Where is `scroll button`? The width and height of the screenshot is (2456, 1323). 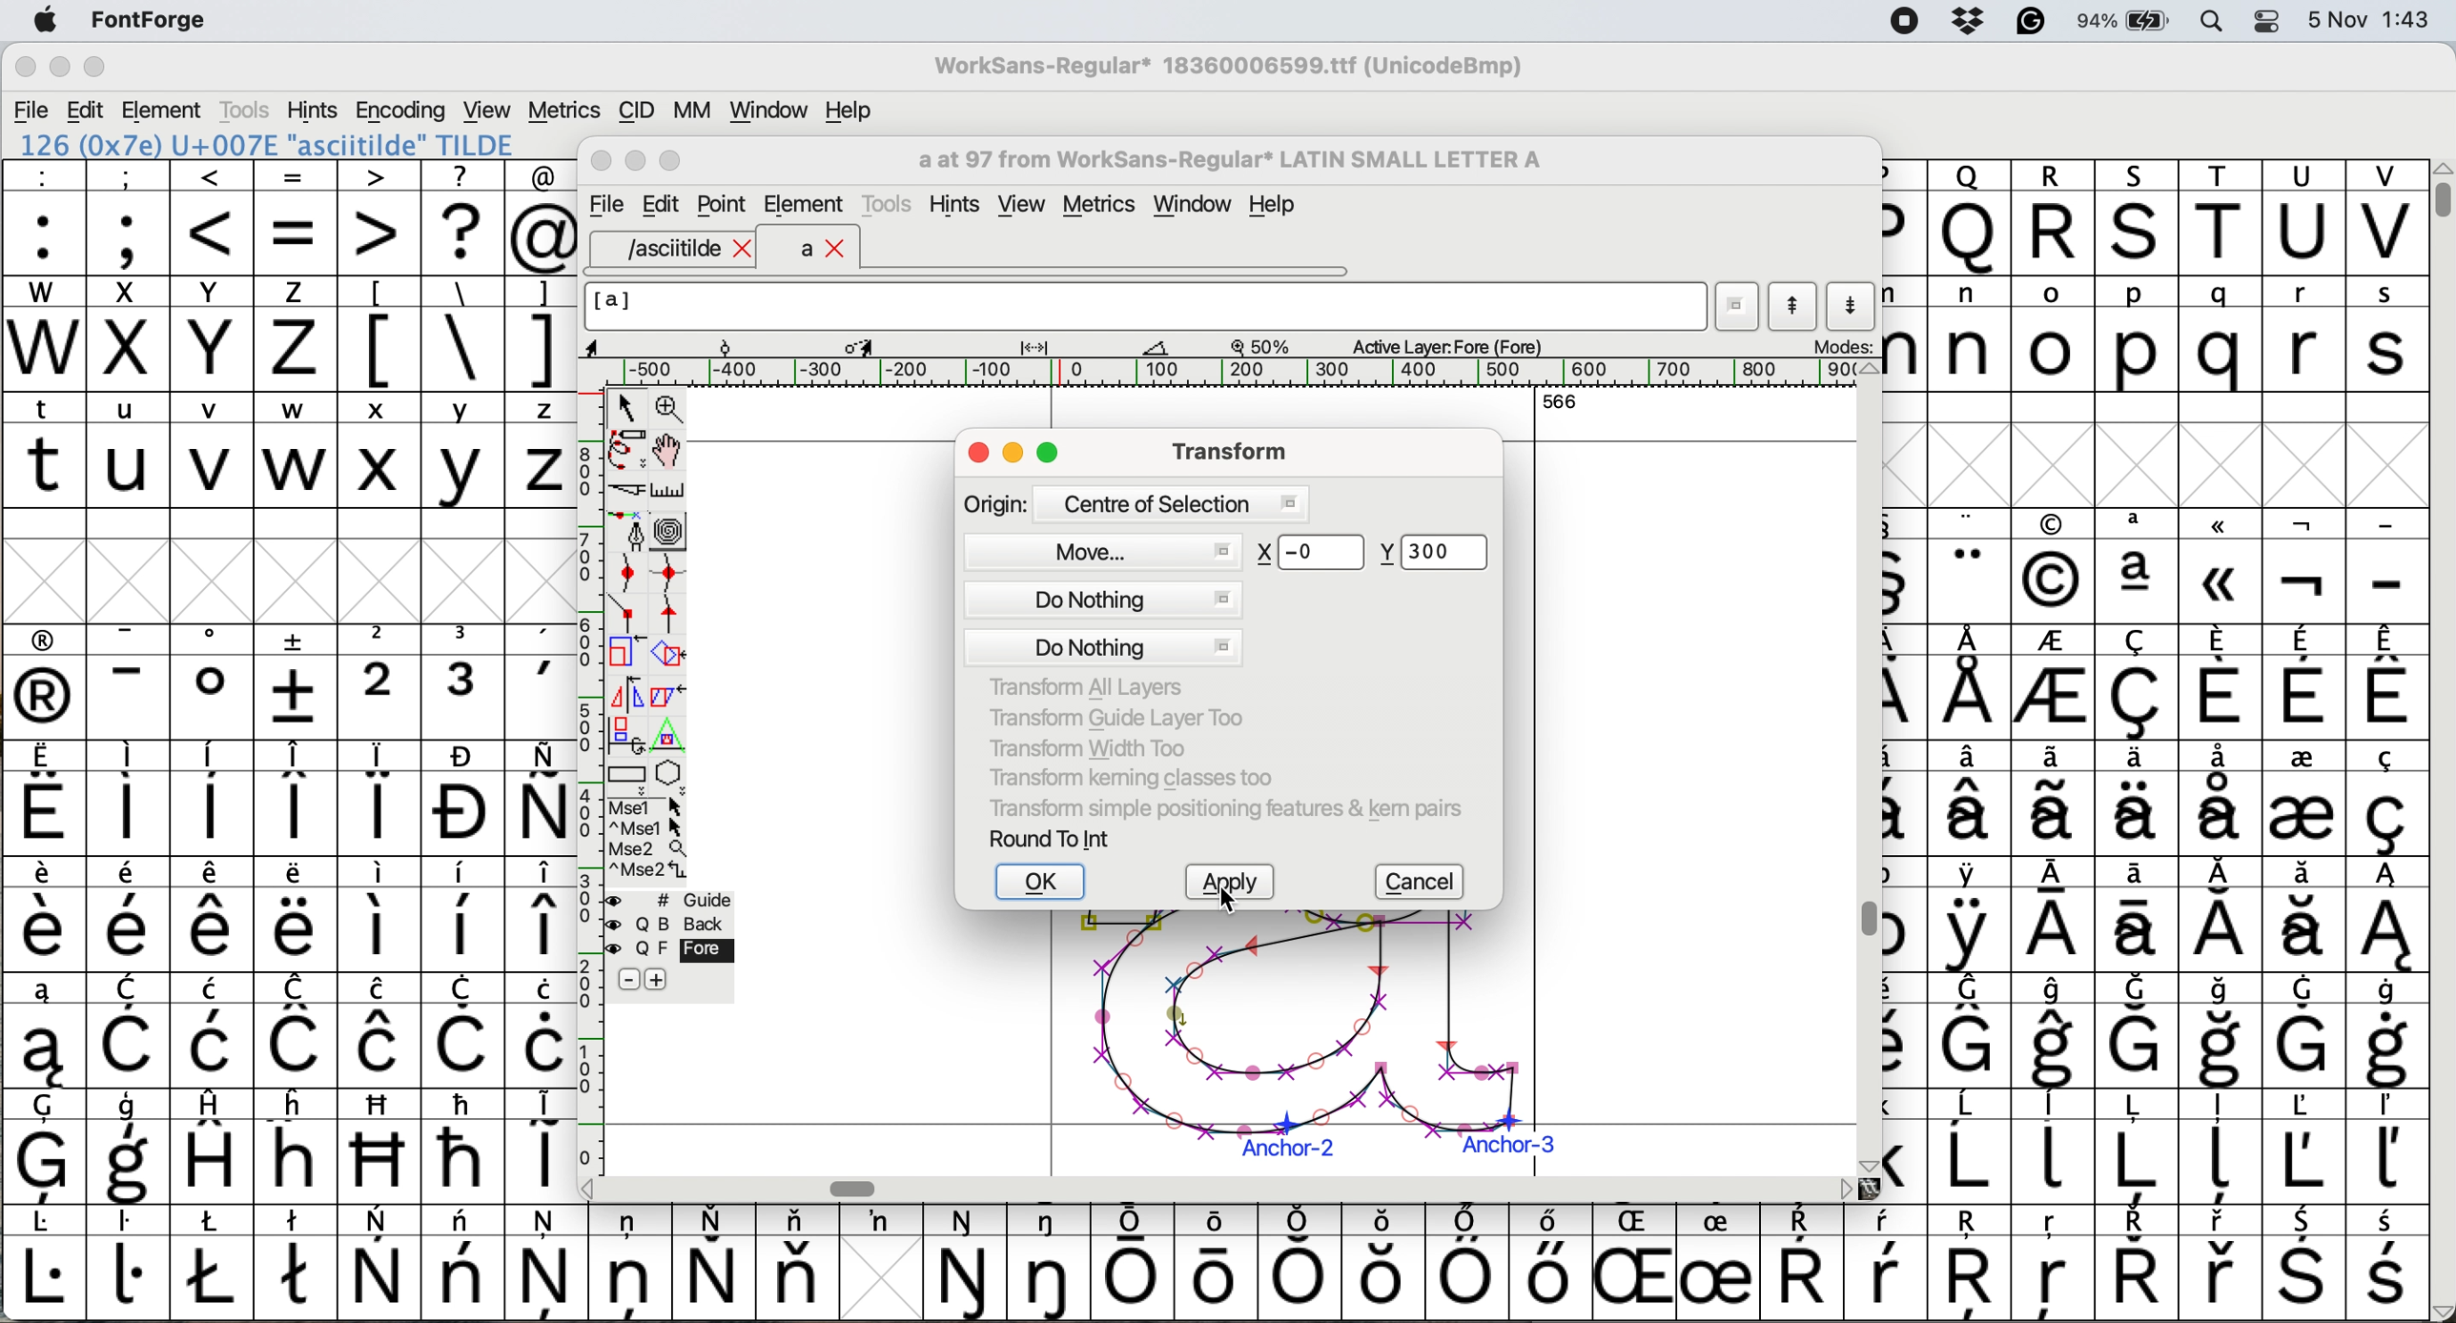
scroll button is located at coordinates (1846, 1188).